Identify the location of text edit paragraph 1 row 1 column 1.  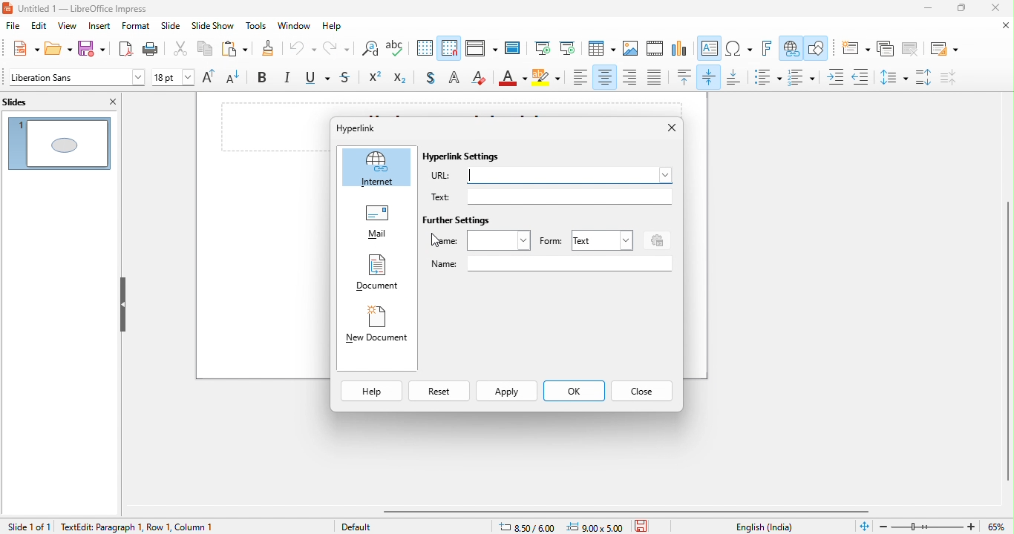
(177, 526).